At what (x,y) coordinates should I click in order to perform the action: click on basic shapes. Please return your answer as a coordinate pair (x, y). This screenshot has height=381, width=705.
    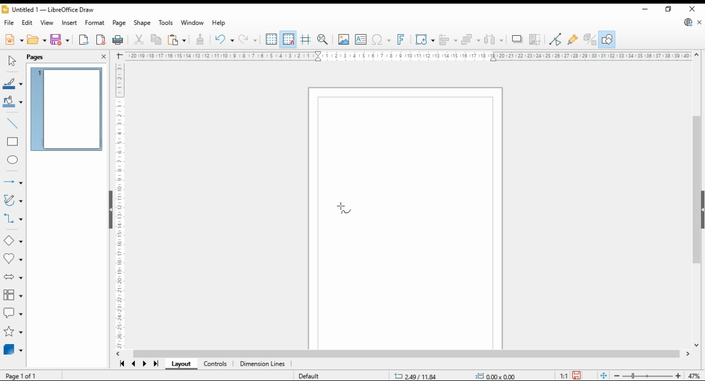
    Looking at the image, I should click on (13, 240).